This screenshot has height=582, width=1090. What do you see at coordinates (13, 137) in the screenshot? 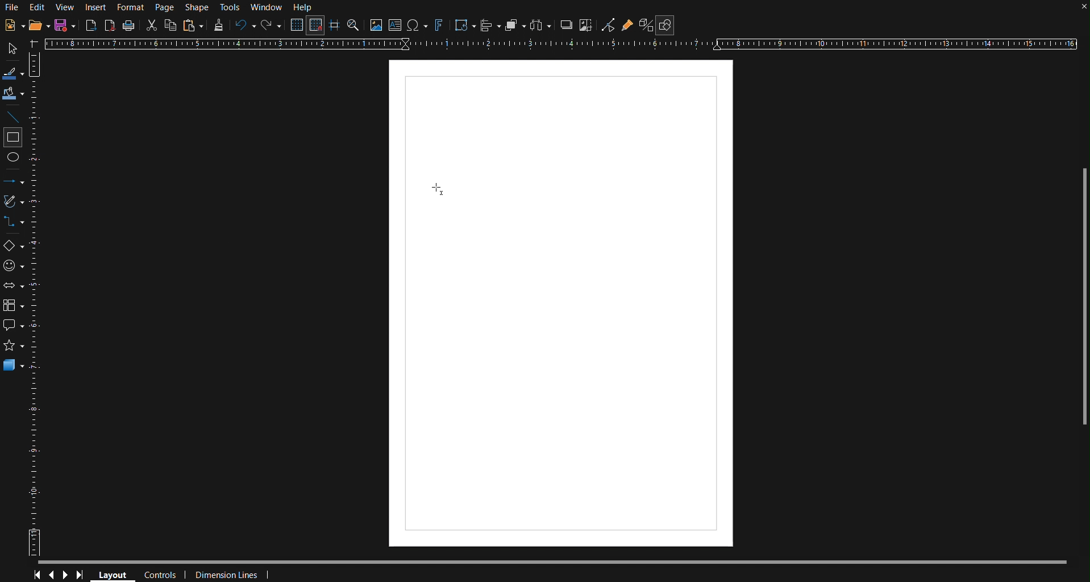
I see `Rectangle` at bounding box center [13, 137].